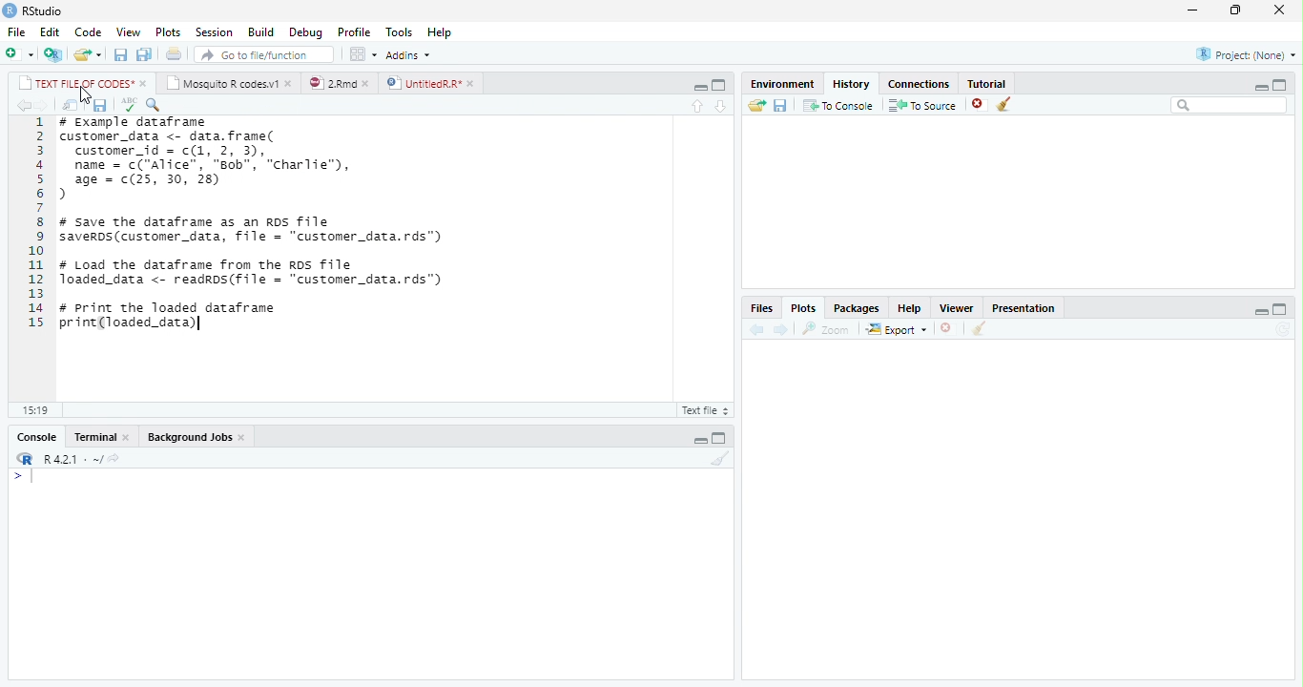 This screenshot has width=1303, height=687. What do you see at coordinates (981, 104) in the screenshot?
I see `close file` at bounding box center [981, 104].